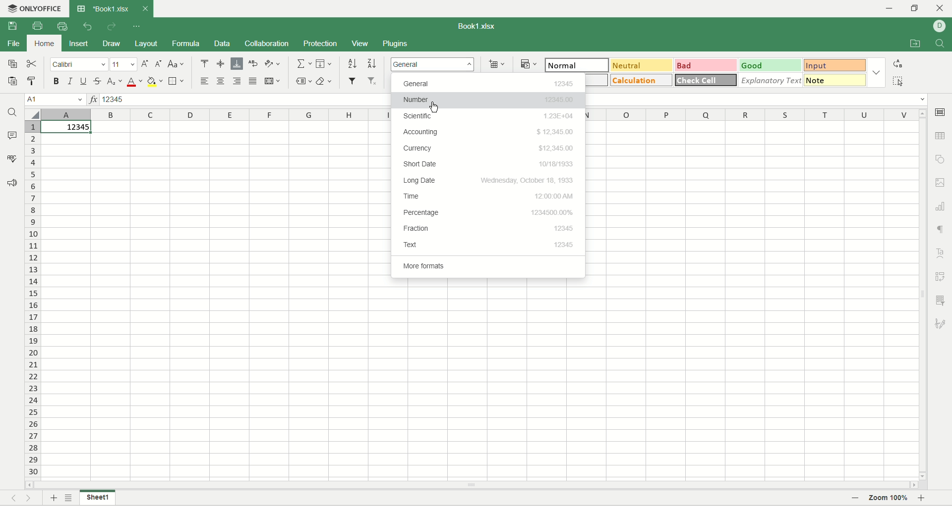 The height and width of the screenshot is (506, 952). Describe the element at coordinates (353, 64) in the screenshot. I see `sort ascending` at that location.